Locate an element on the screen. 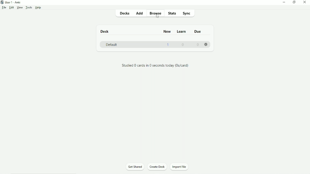 The image size is (310, 174). Settings is located at coordinates (206, 44).